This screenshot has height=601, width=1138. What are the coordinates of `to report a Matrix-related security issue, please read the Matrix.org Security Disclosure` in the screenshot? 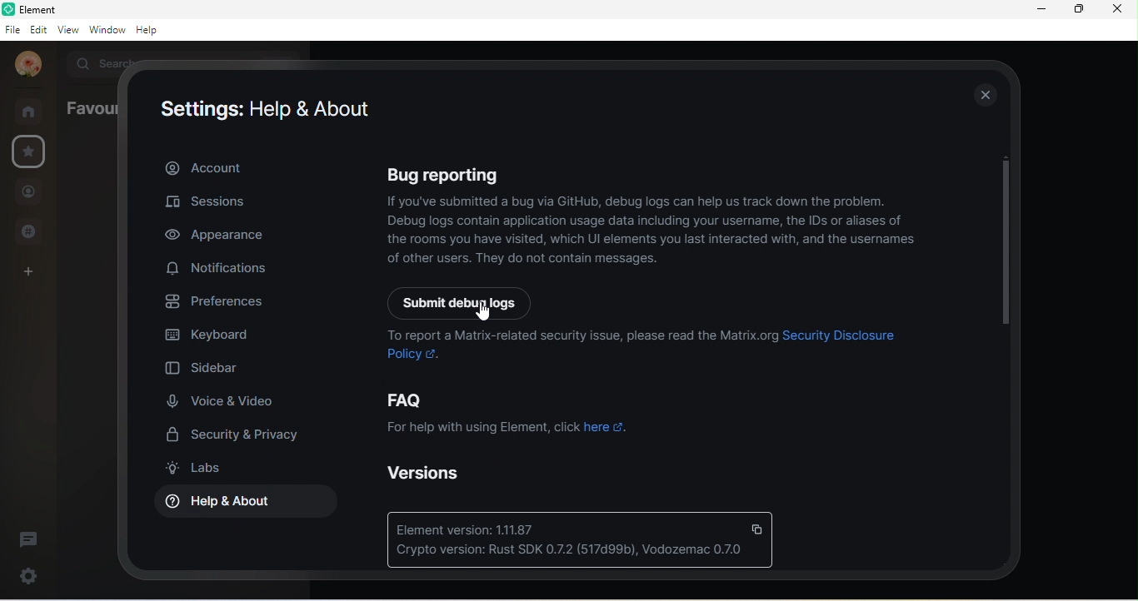 It's located at (652, 337).